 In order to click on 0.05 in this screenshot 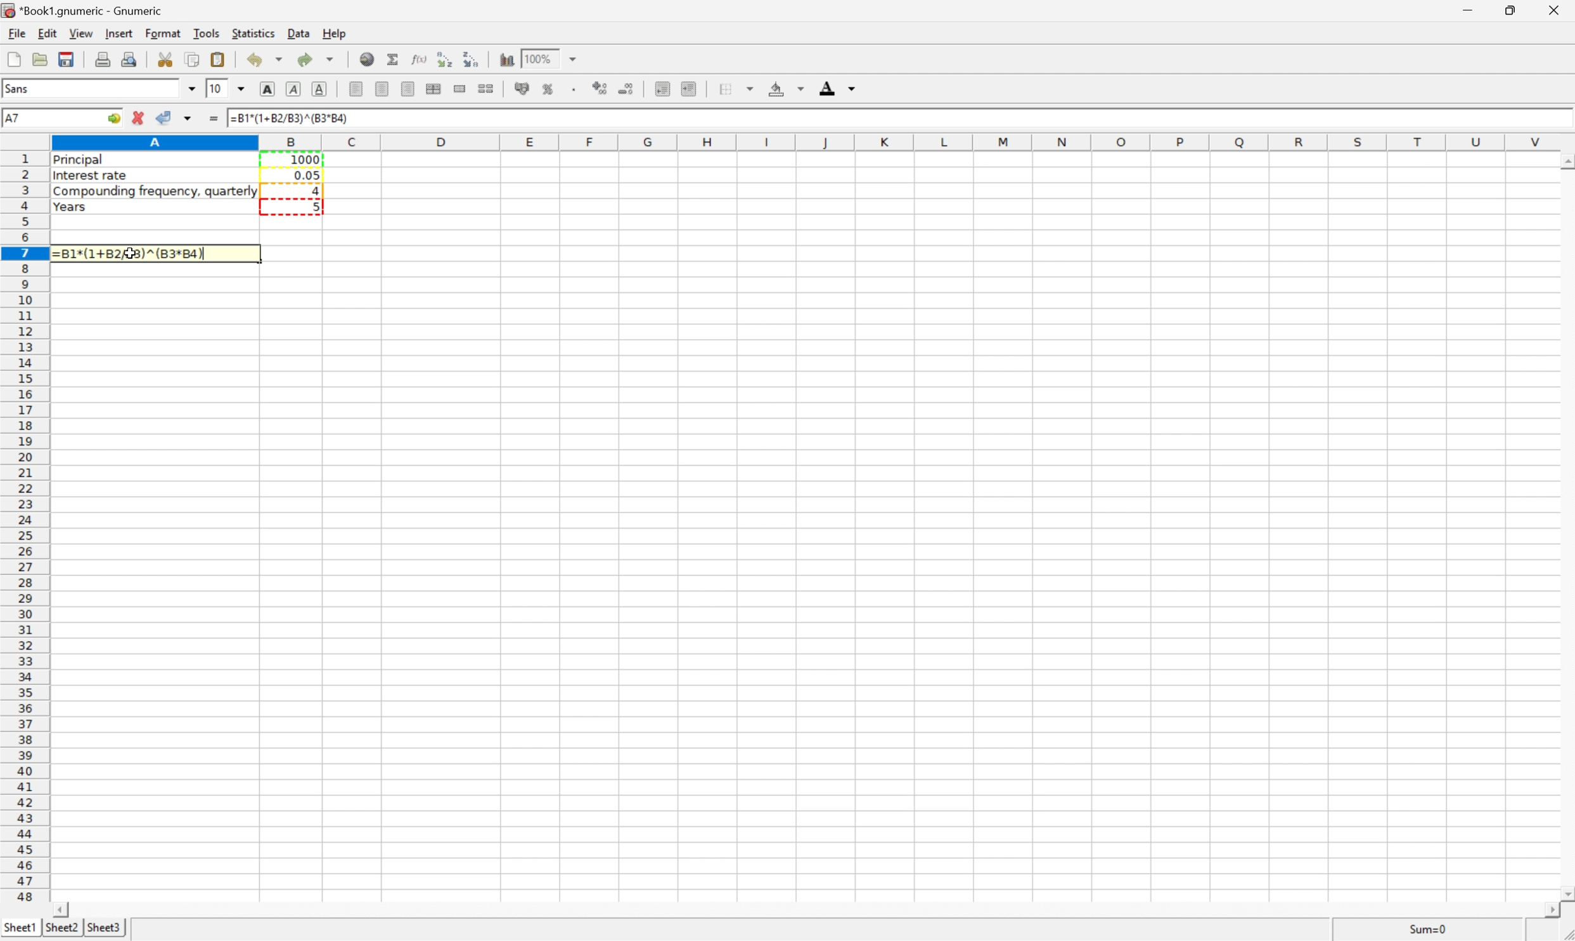, I will do `click(307, 174)`.